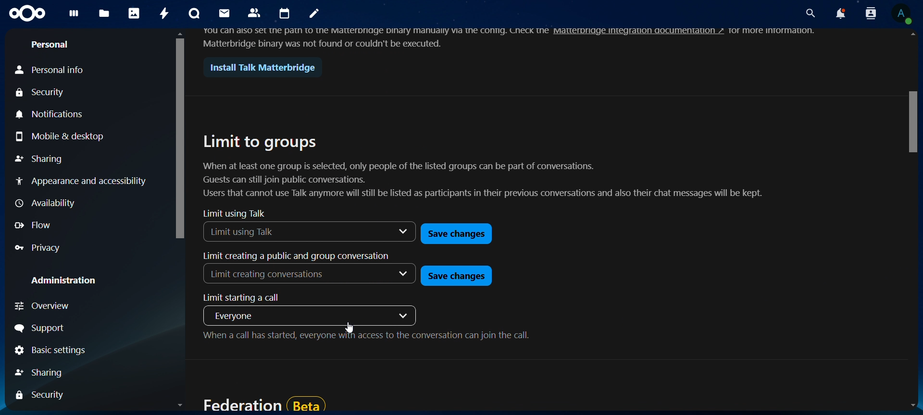 The width and height of the screenshot is (923, 415). Describe the element at coordinates (75, 249) in the screenshot. I see `Privacy` at that location.